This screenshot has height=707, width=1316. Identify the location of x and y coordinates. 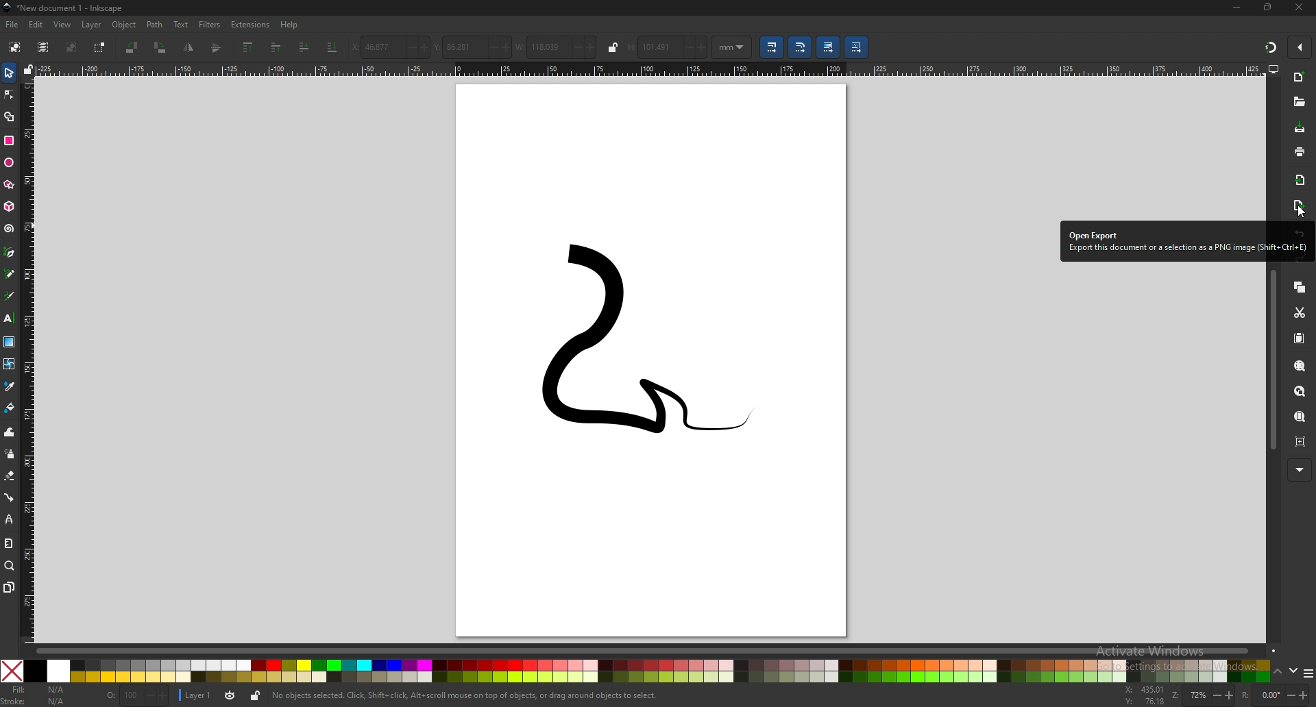
(1143, 695).